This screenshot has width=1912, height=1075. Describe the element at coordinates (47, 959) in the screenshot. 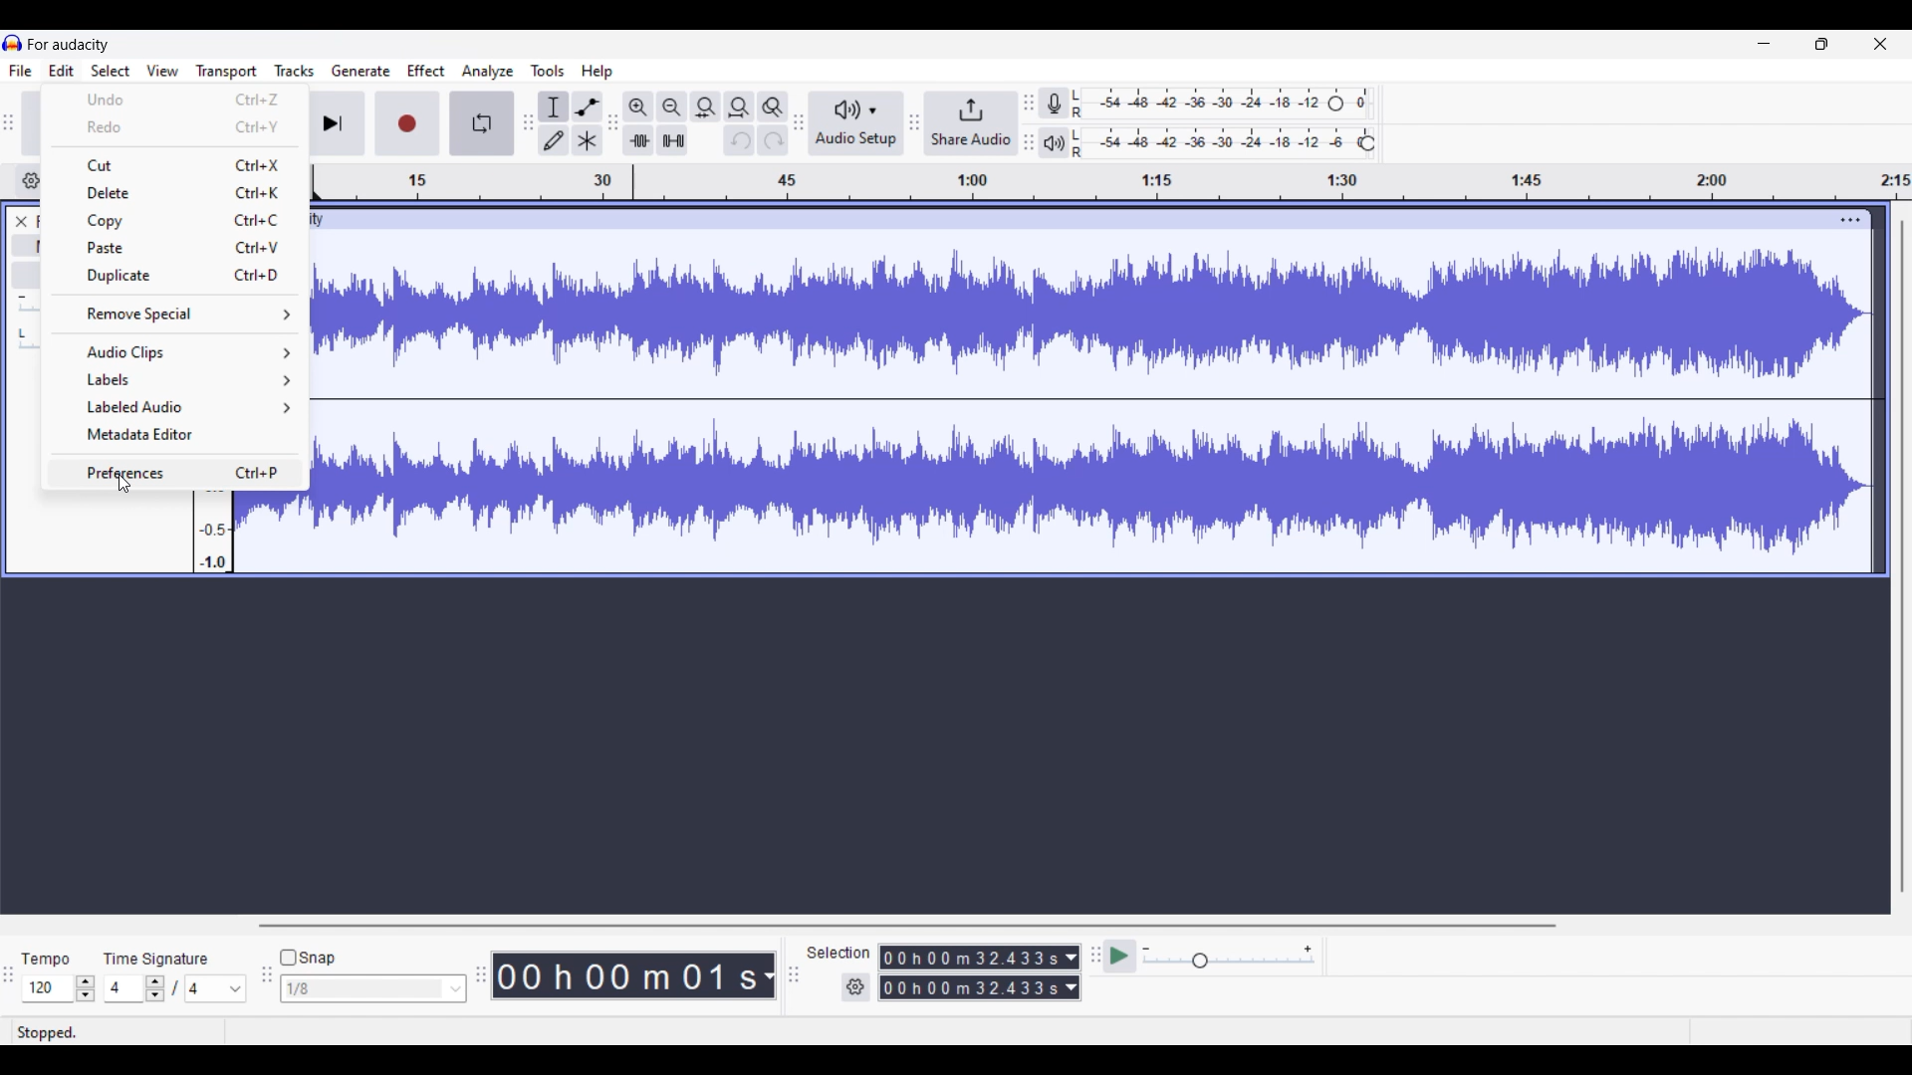

I see `Indicates Tempo settings` at that location.